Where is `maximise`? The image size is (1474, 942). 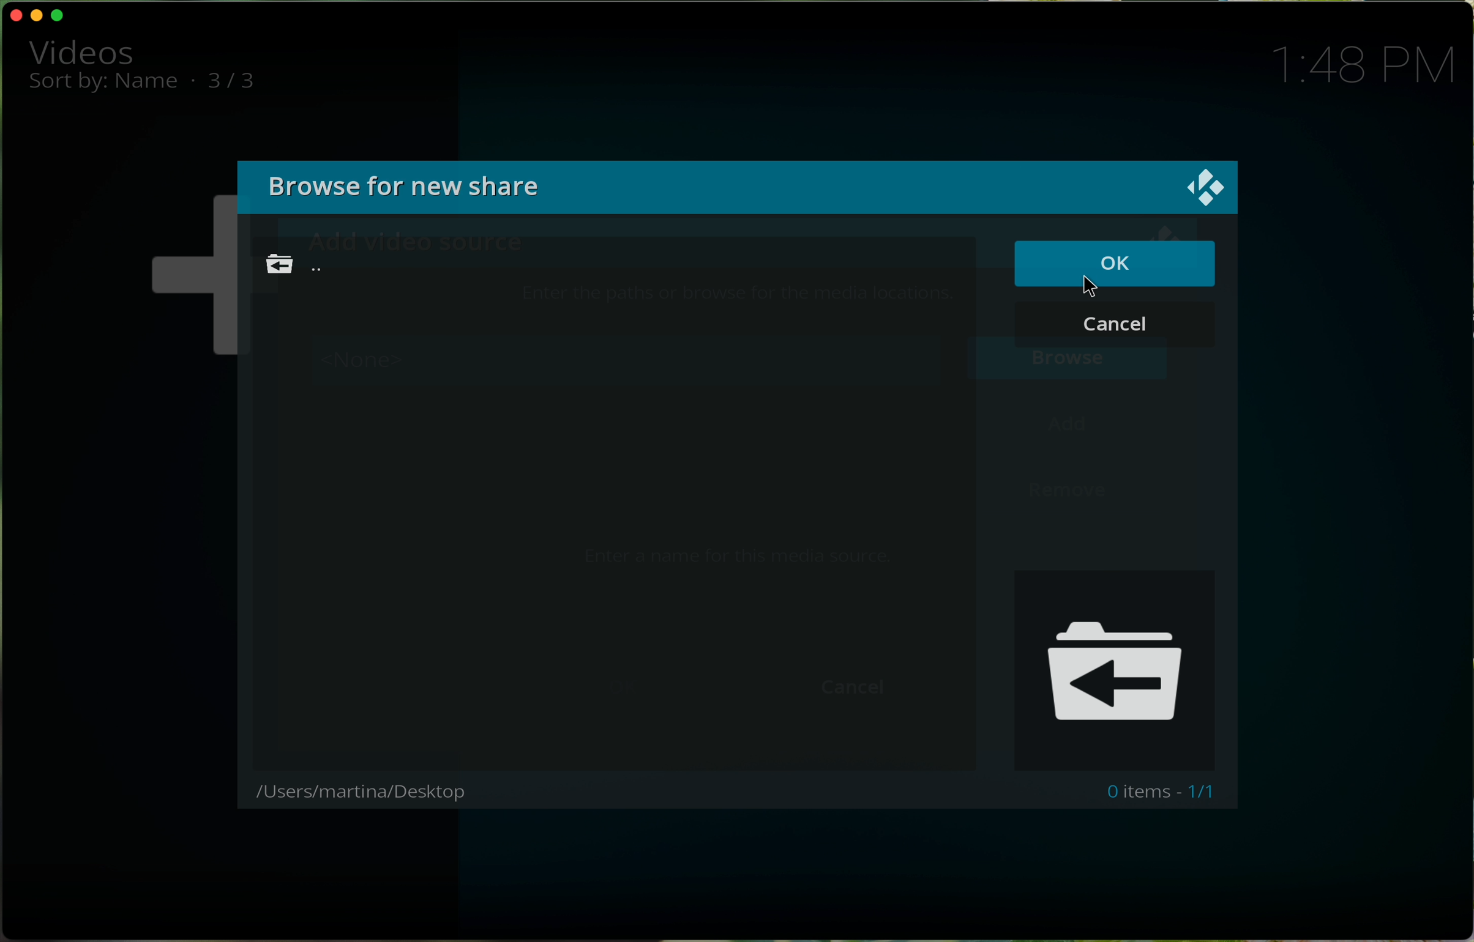
maximise is located at coordinates (61, 17).